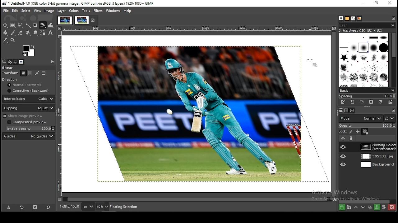 The image size is (398, 223). What do you see at coordinates (367, 25) in the screenshot?
I see `filter` at bounding box center [367, 25].